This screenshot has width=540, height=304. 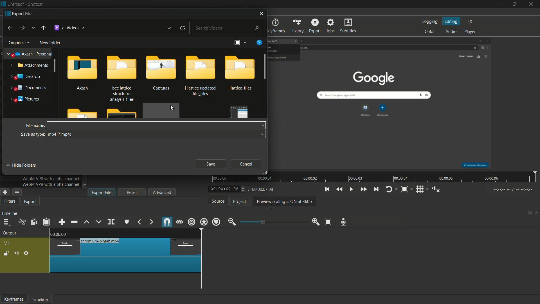 I want to click on attachments, so click(x=28, y=65).